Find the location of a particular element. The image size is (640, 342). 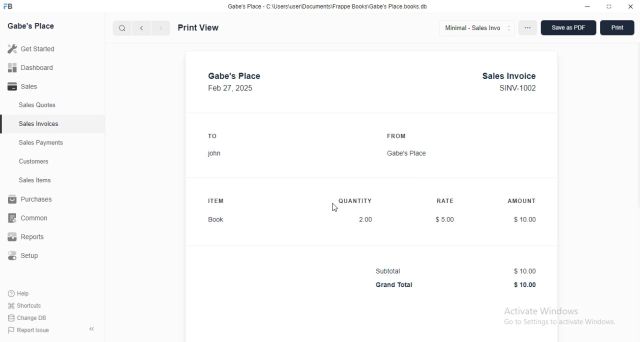

report issue is located at coordinates (28, 330).